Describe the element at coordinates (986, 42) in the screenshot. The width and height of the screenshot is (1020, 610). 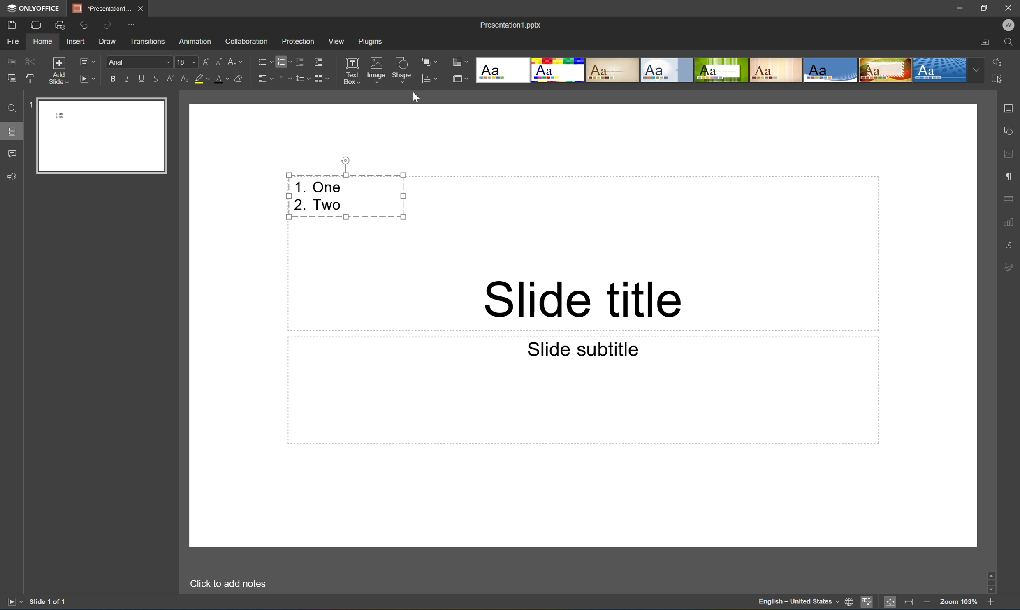
I see `Open file location` at that location.